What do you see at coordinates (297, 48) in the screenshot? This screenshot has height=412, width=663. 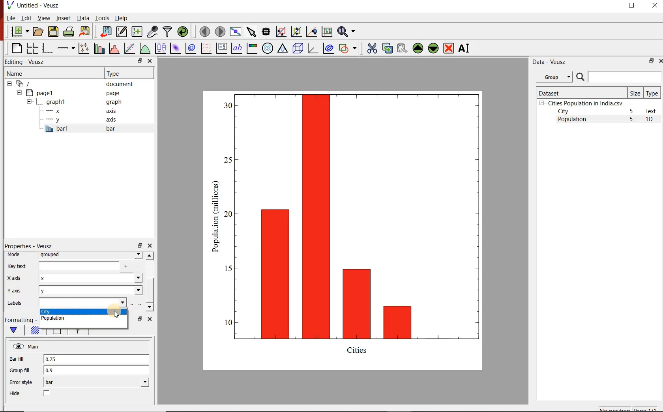 I see `3d scene` at bounding box center [297, 48].